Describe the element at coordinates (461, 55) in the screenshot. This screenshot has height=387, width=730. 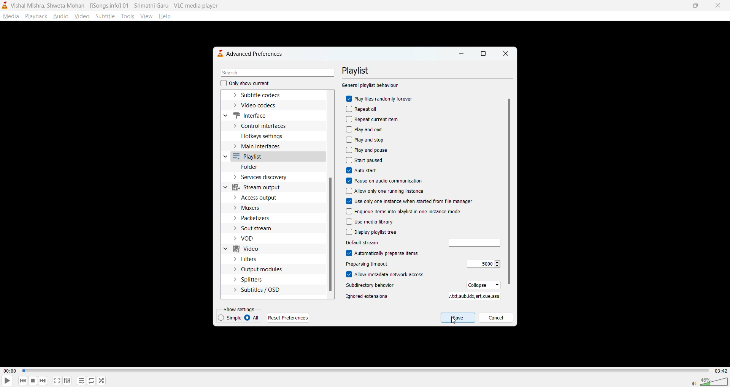
I see `minimize` at that location.